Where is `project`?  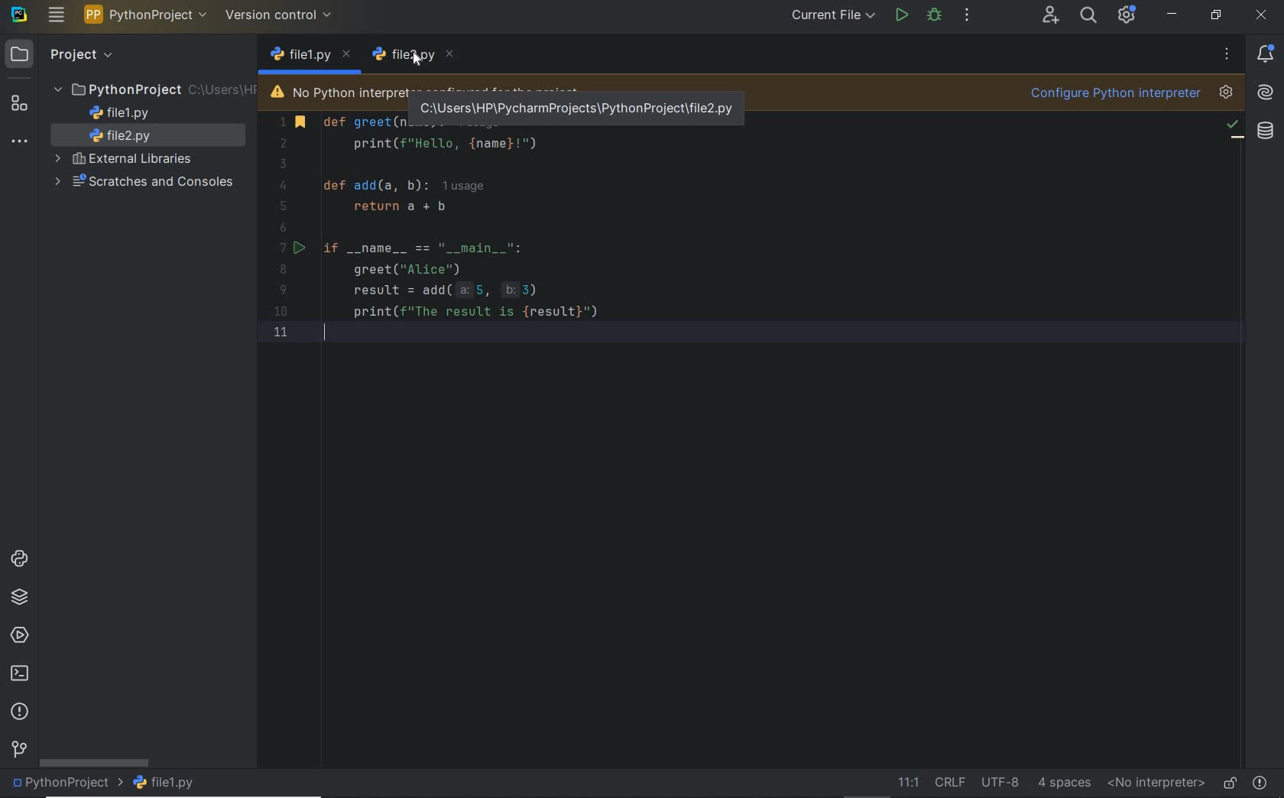 project is located at coordinates (61, 55).